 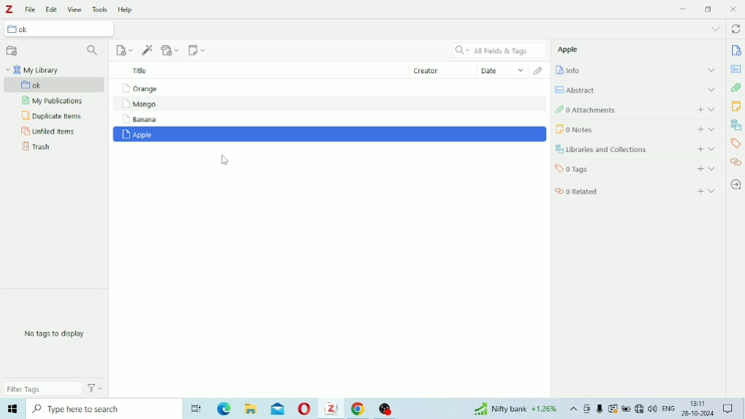 What do you see at coordinates (516, 410) in the screenshot?
I see `Chart` at bounding box center [516, 410].